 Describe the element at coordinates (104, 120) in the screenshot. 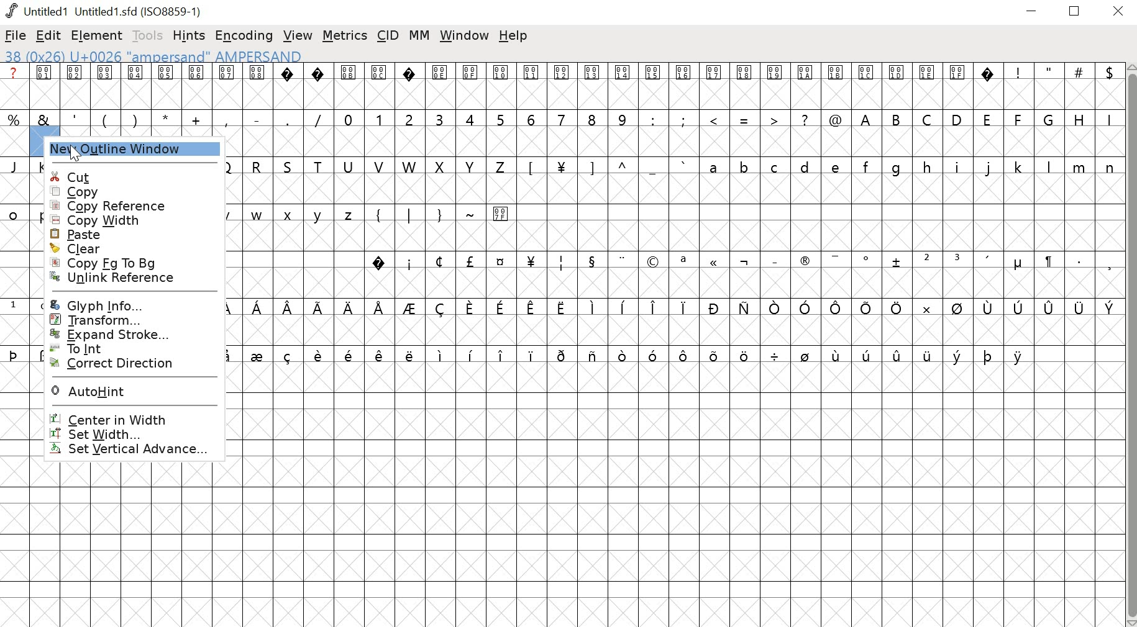

I see `(` at that location.